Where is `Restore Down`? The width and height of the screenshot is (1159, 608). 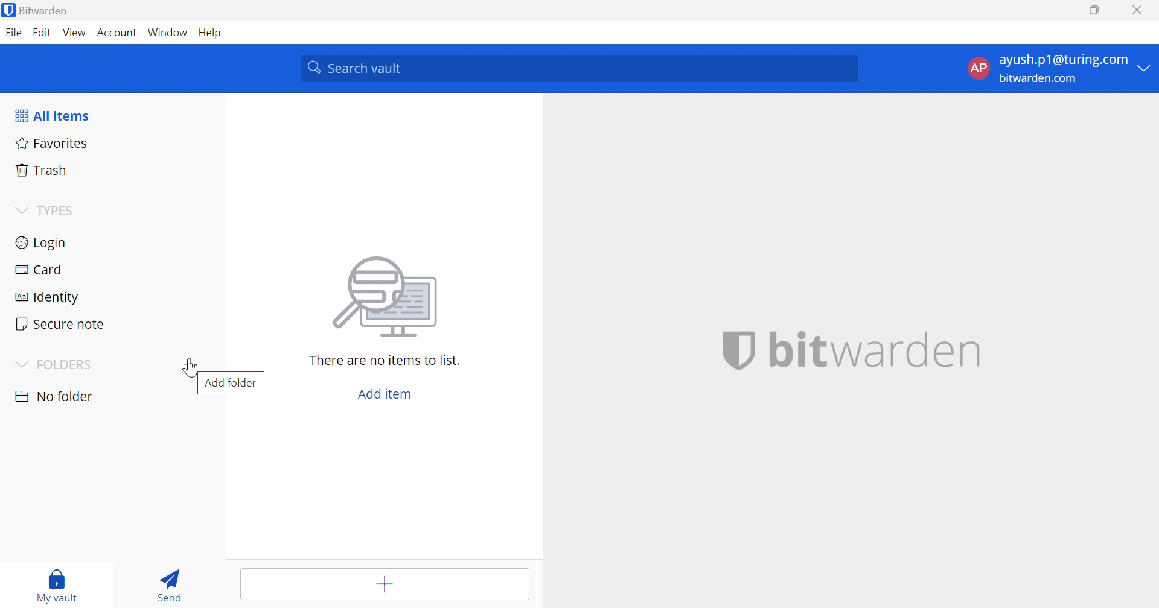
Restore Down is located at coordinates (1096, 10).